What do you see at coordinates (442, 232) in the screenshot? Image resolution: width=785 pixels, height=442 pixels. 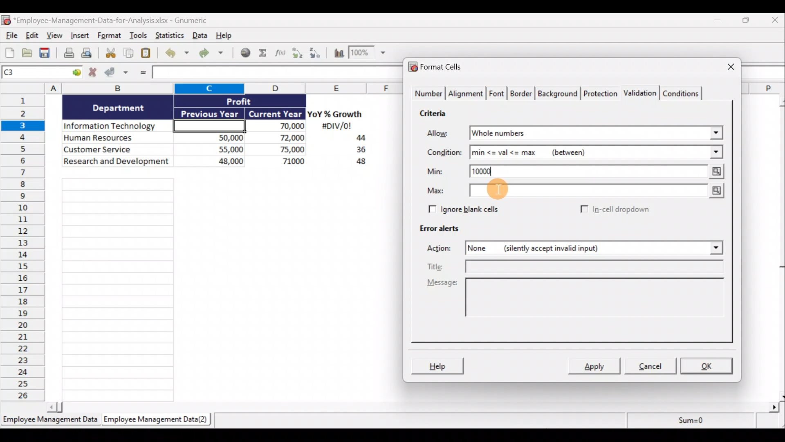 I see `Error alerts` at bounding box center [442, 232].